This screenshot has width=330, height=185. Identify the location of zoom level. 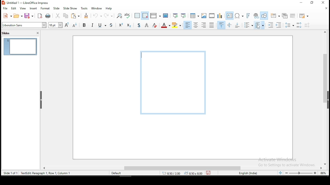
(322, 173).